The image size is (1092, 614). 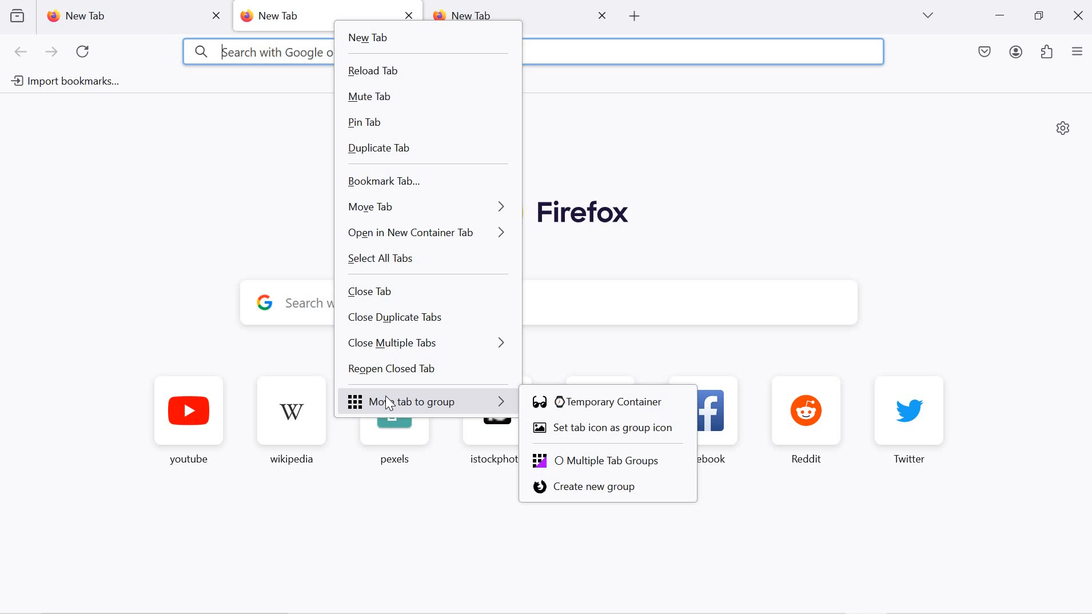 What do you see at coordinates (389, 444) in the screenshot?
I see `pexels favorite` at bounding box center [389, 444].